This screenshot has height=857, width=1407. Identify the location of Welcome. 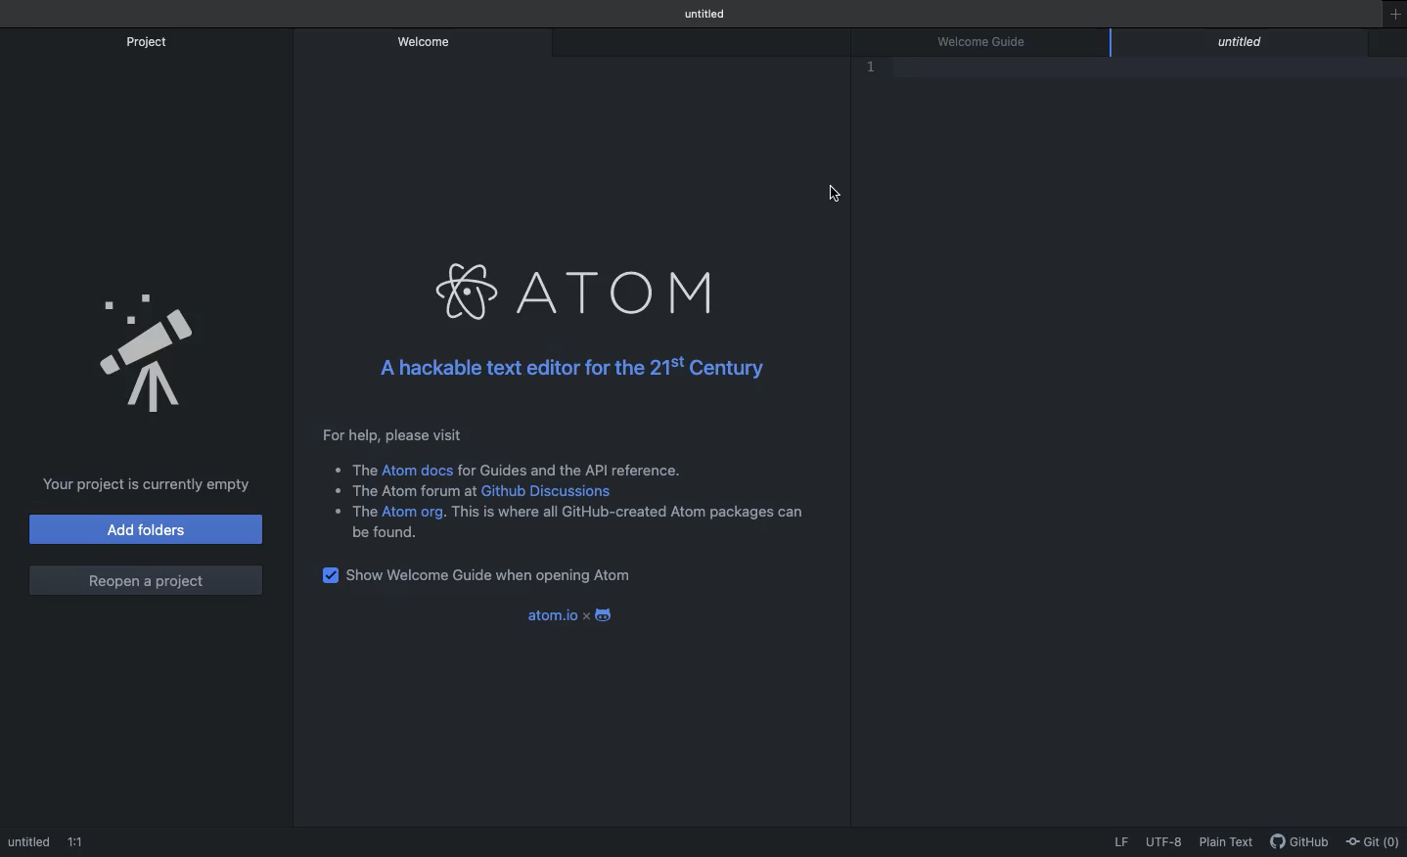
(428, 45).